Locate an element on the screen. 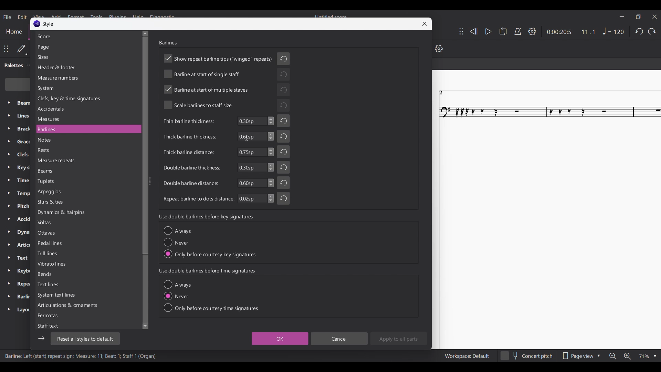 The width and height of the screenshot is (661, 372). Show/Hide sidebar is located at coordinates (41, 338).